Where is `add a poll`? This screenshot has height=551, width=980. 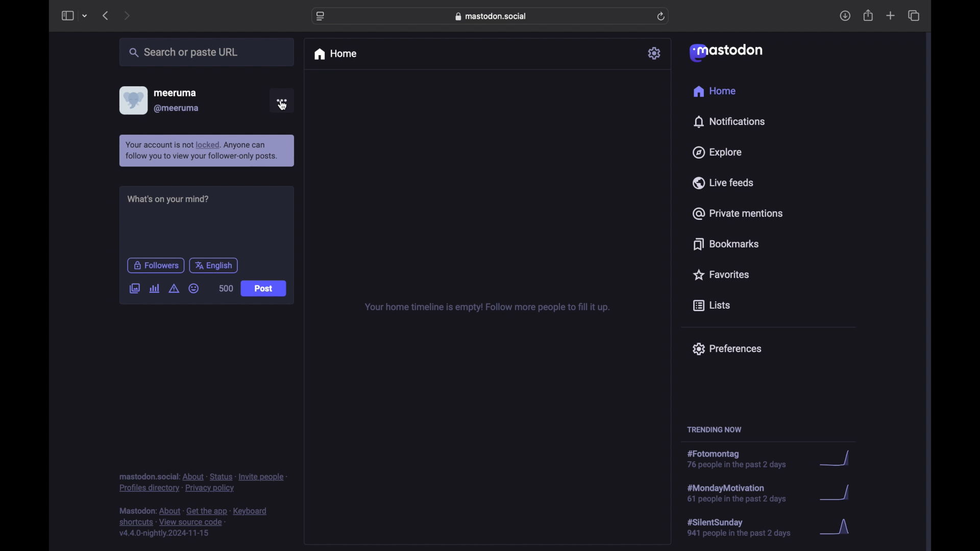
add a poll is located at coordinates (154, 289).